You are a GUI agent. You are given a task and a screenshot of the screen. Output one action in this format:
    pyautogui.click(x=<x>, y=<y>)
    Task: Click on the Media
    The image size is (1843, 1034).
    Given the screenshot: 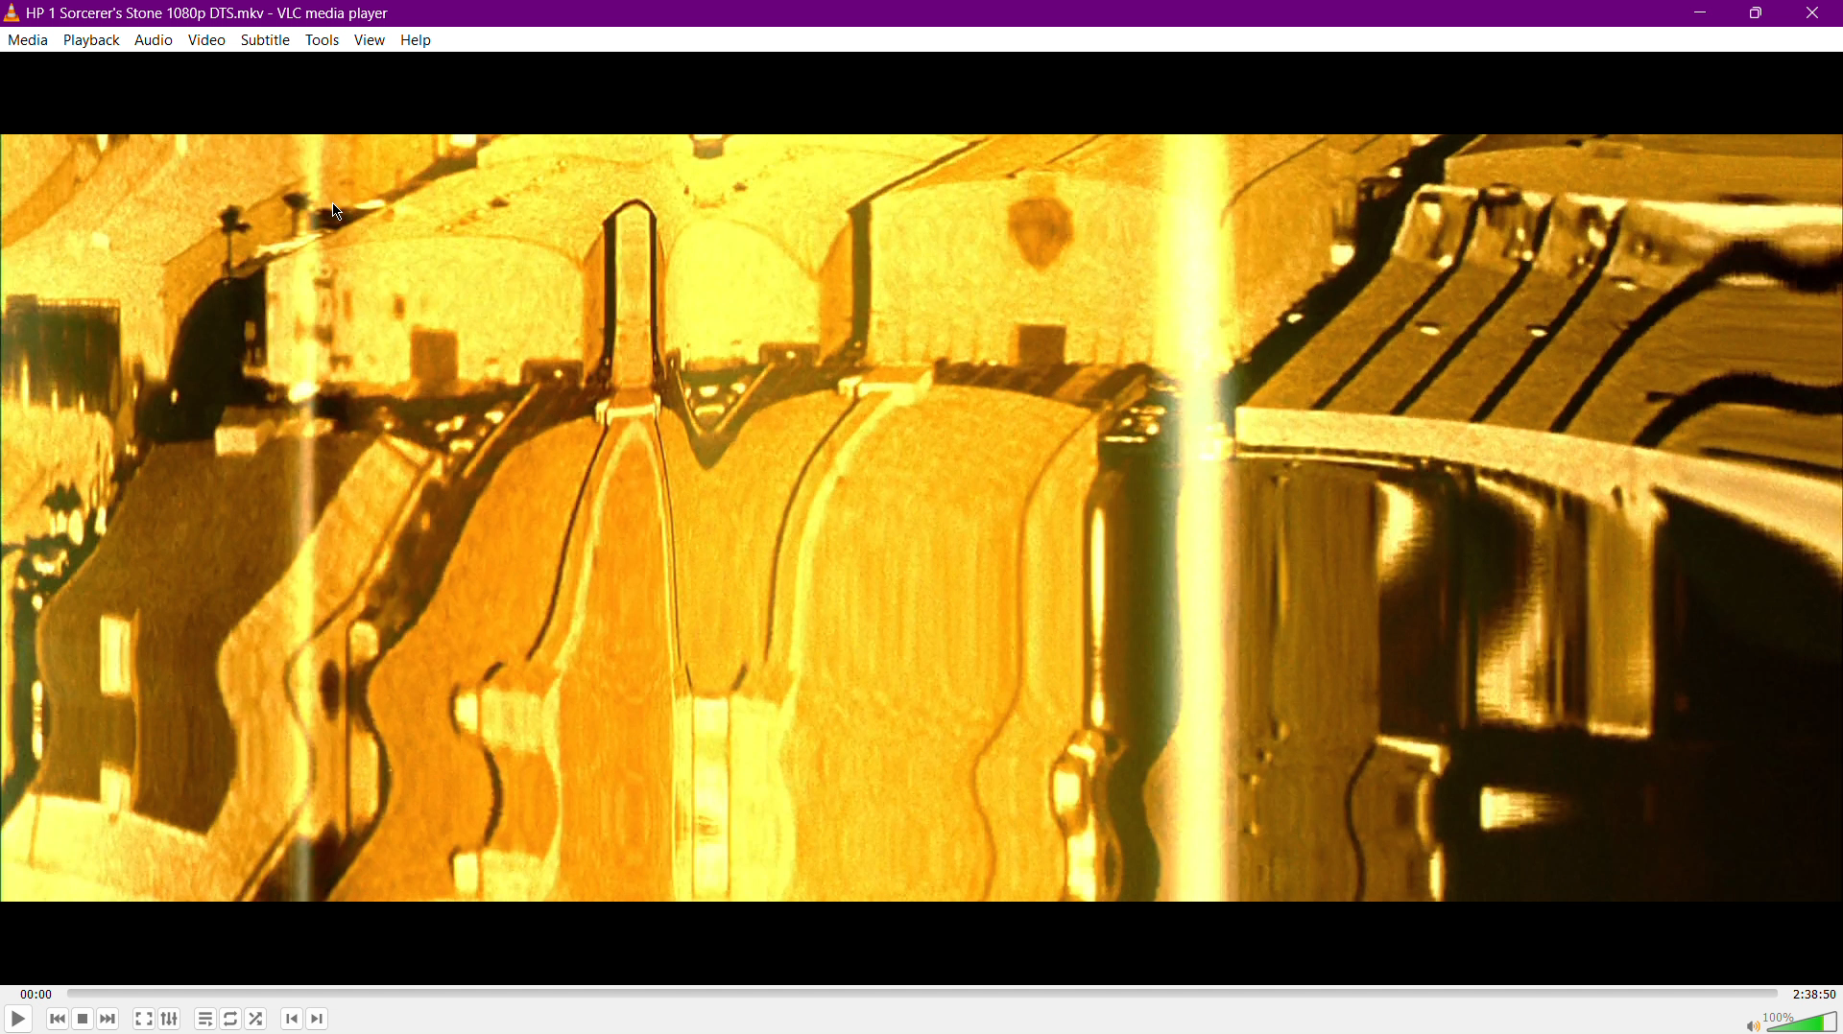 What is the action you would take?
    pyautogui.click(x=28, y=36)
    